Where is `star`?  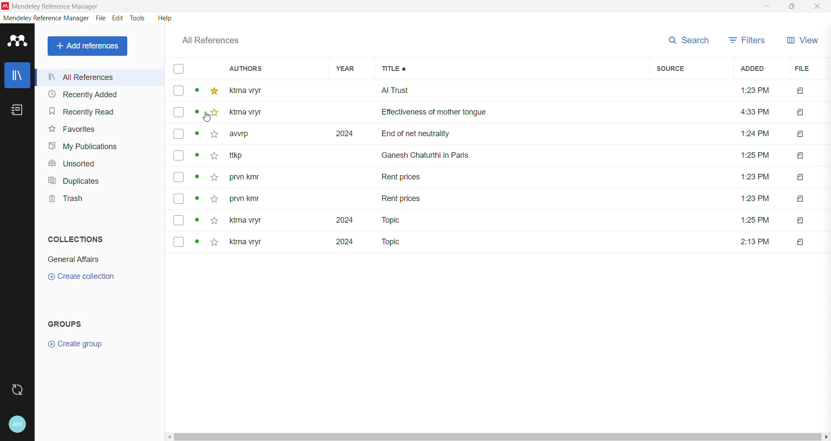 star is located at coordinates (214, 243).